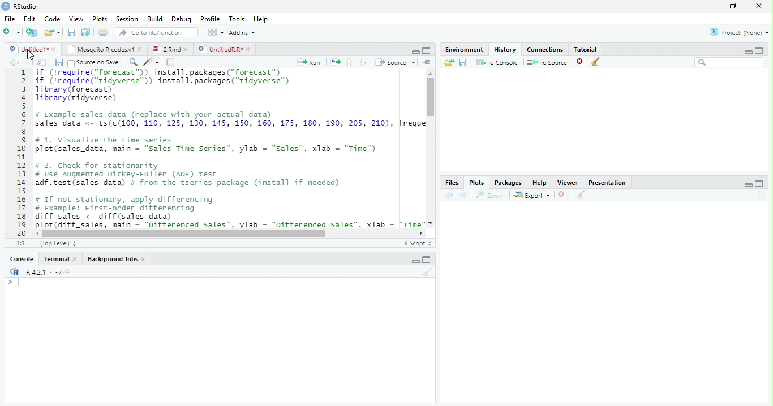 This screenshot has width=773, height=406. What do you see at coordinates (334, 62) in the screenshot?
I see `Re-run` at bounding box center [334, 62].